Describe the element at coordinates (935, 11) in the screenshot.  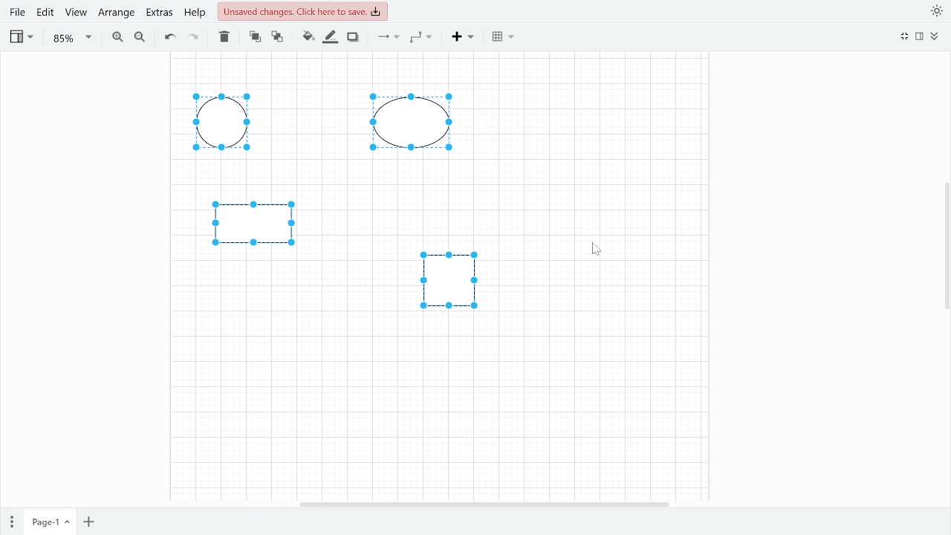
I see `Appearance` at that location.